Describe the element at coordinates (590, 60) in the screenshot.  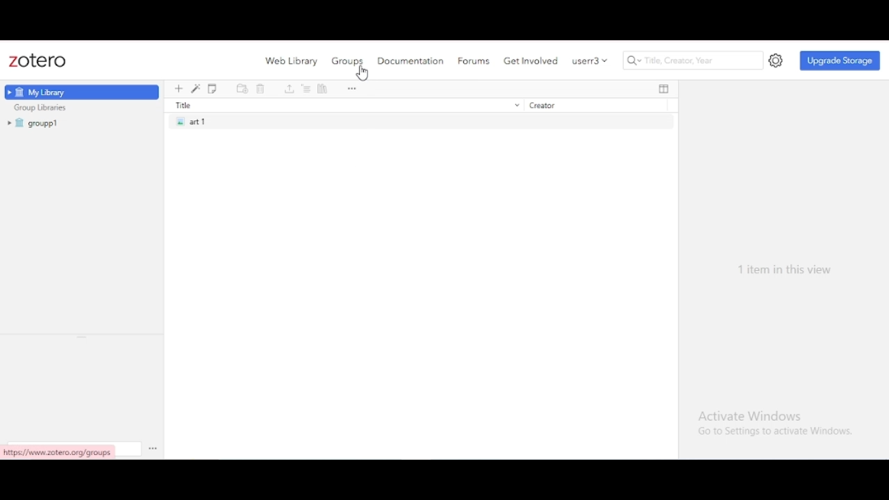
I see `profile` at that location.